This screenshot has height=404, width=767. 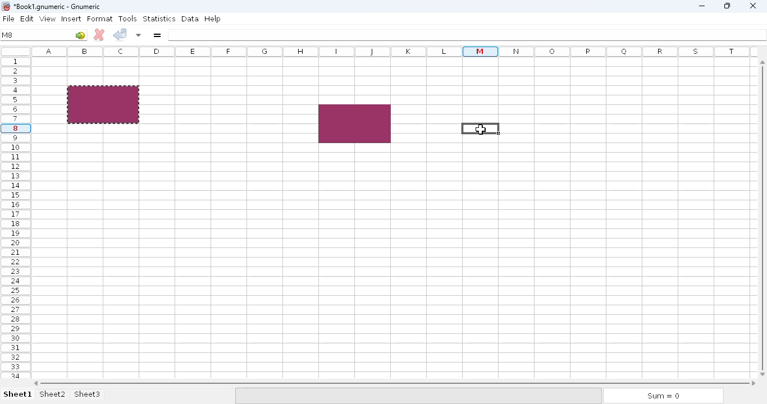 I want to click on M8, so click(x=7, y=35).